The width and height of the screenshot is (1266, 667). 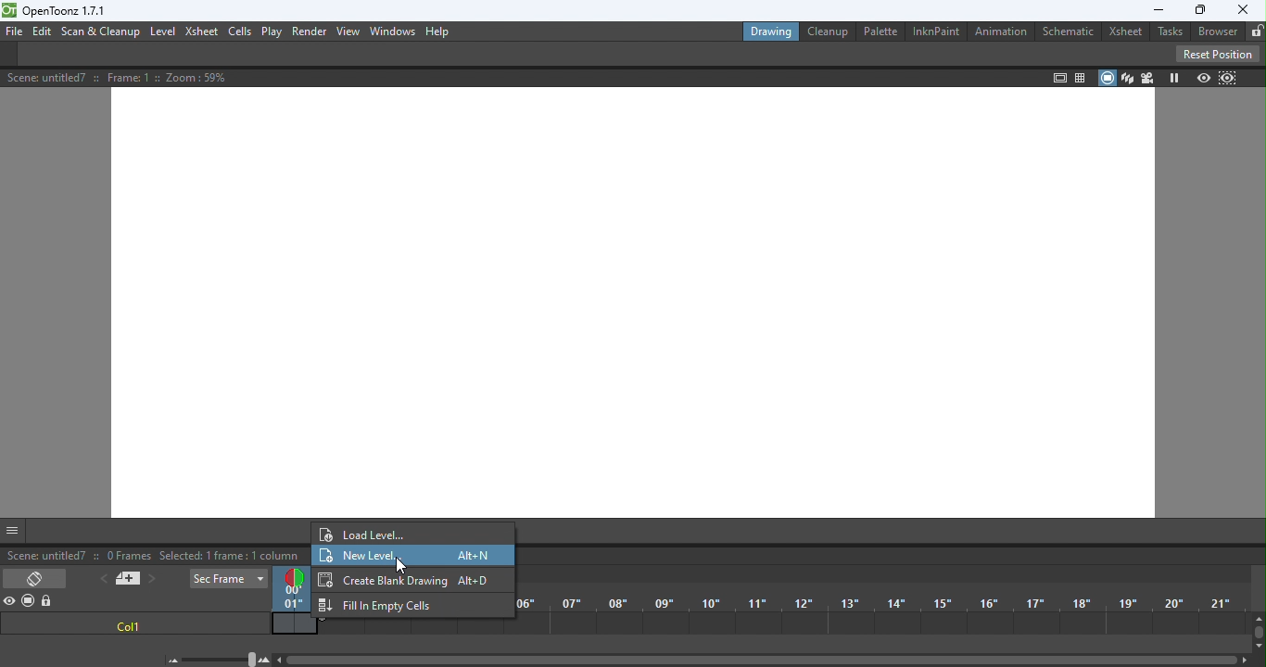 What do you see at coordinates (766, 659) in the screenshot?
I see `Horizontal scroll bar` at bounding box center [766, 659].